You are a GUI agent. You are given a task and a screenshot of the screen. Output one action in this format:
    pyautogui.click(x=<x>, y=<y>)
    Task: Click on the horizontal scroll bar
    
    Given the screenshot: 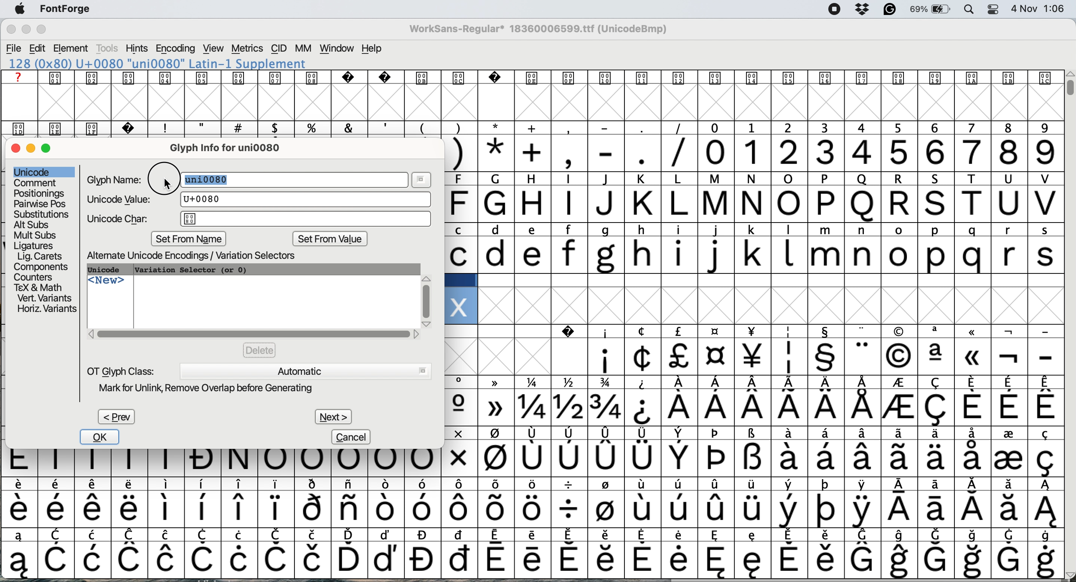 What is the action you would take?
    pyautogui.click(x=254, y=334)
    